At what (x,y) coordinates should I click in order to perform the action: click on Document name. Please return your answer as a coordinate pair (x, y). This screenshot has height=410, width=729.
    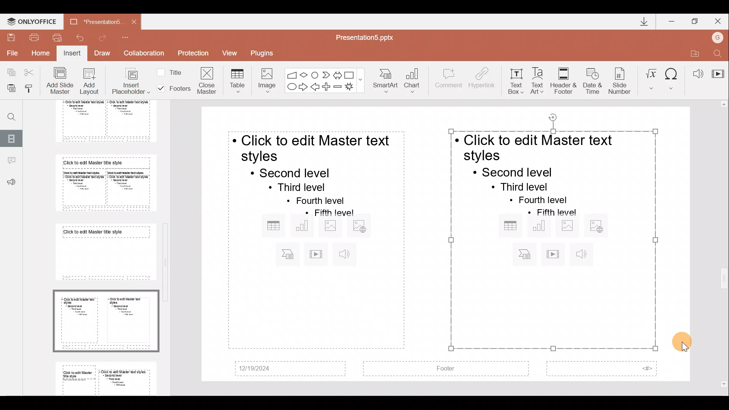
    Looking at the image, I should click on (369, 37).